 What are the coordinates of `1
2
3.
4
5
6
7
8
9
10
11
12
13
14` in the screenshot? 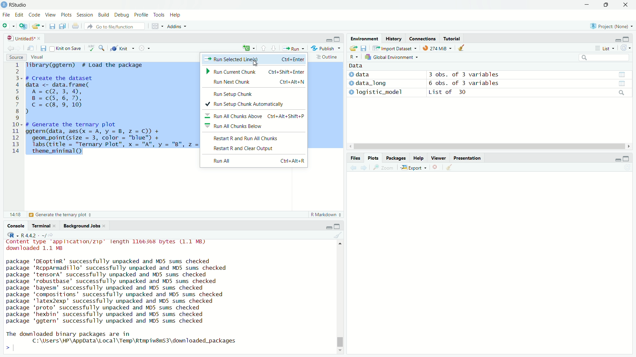 It's located at (17, 109).